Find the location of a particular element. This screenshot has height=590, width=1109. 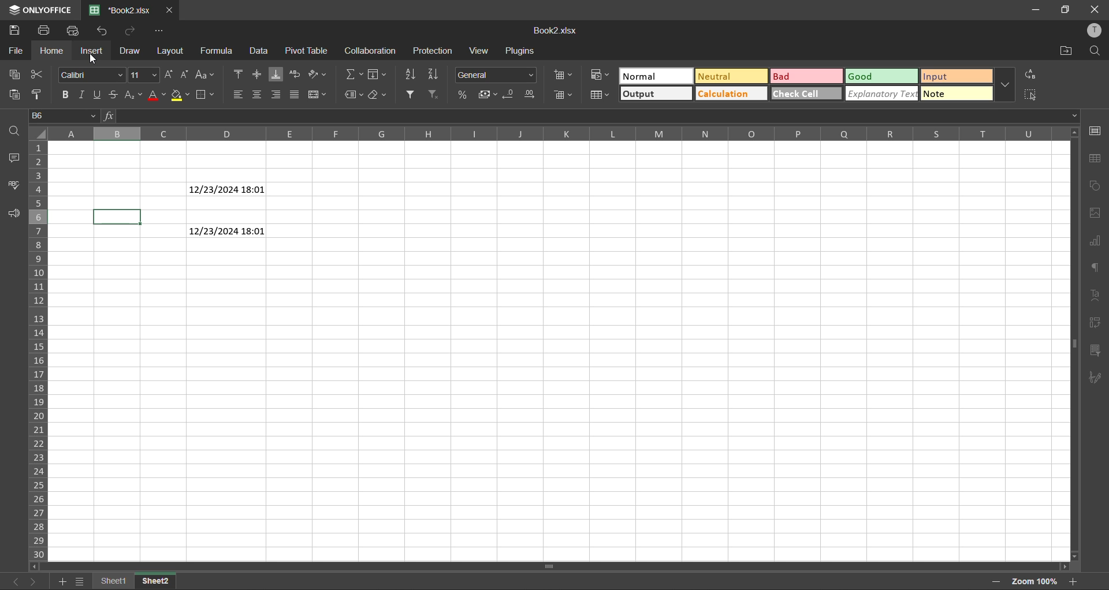

explanatory text is located at coordinates (884, 94).